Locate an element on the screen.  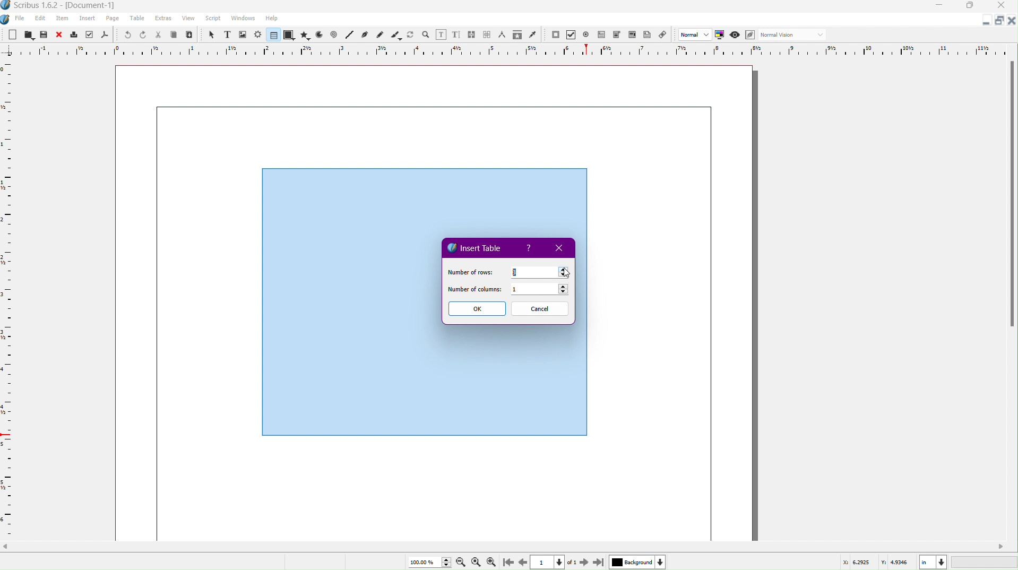
Window Name is located at coordinates (64, 6).